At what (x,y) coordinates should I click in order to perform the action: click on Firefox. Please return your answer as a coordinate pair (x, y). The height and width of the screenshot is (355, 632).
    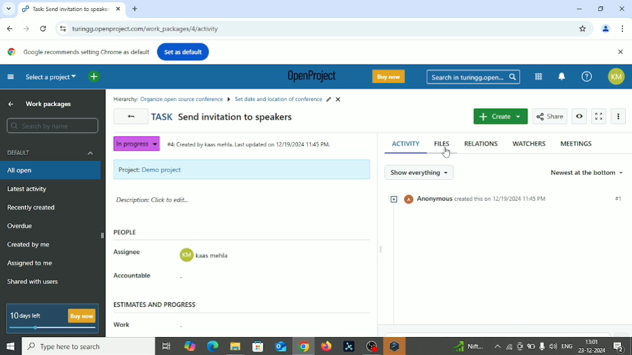
    Looking at the image, I should click on (326, 346).